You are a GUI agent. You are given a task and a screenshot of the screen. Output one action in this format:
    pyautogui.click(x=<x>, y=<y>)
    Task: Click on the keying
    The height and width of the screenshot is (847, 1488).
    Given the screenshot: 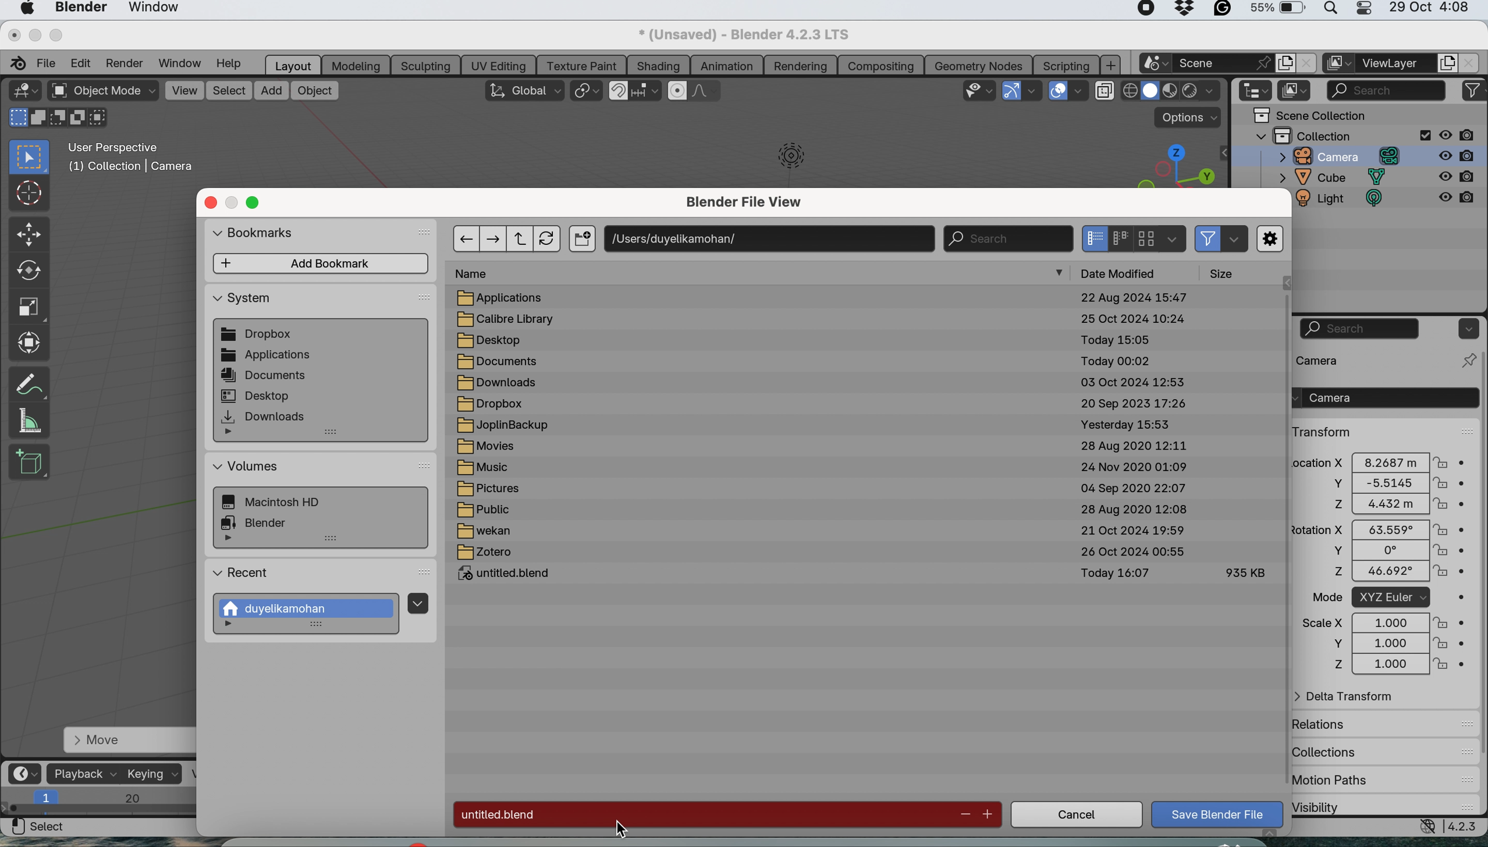 What is the action you would take?
    pyautogui.click(x=152, y=774)
    